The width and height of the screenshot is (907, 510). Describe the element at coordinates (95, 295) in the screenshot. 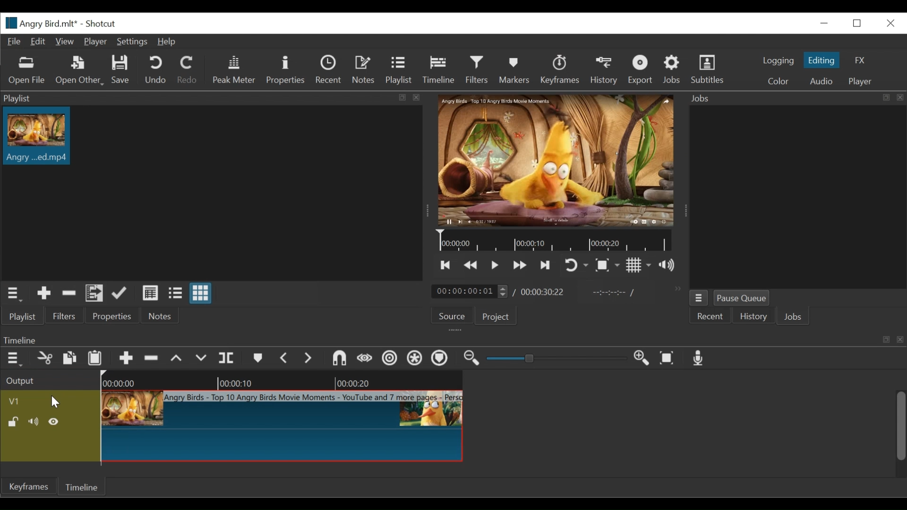

I see `Add files to the playlist` at that location.